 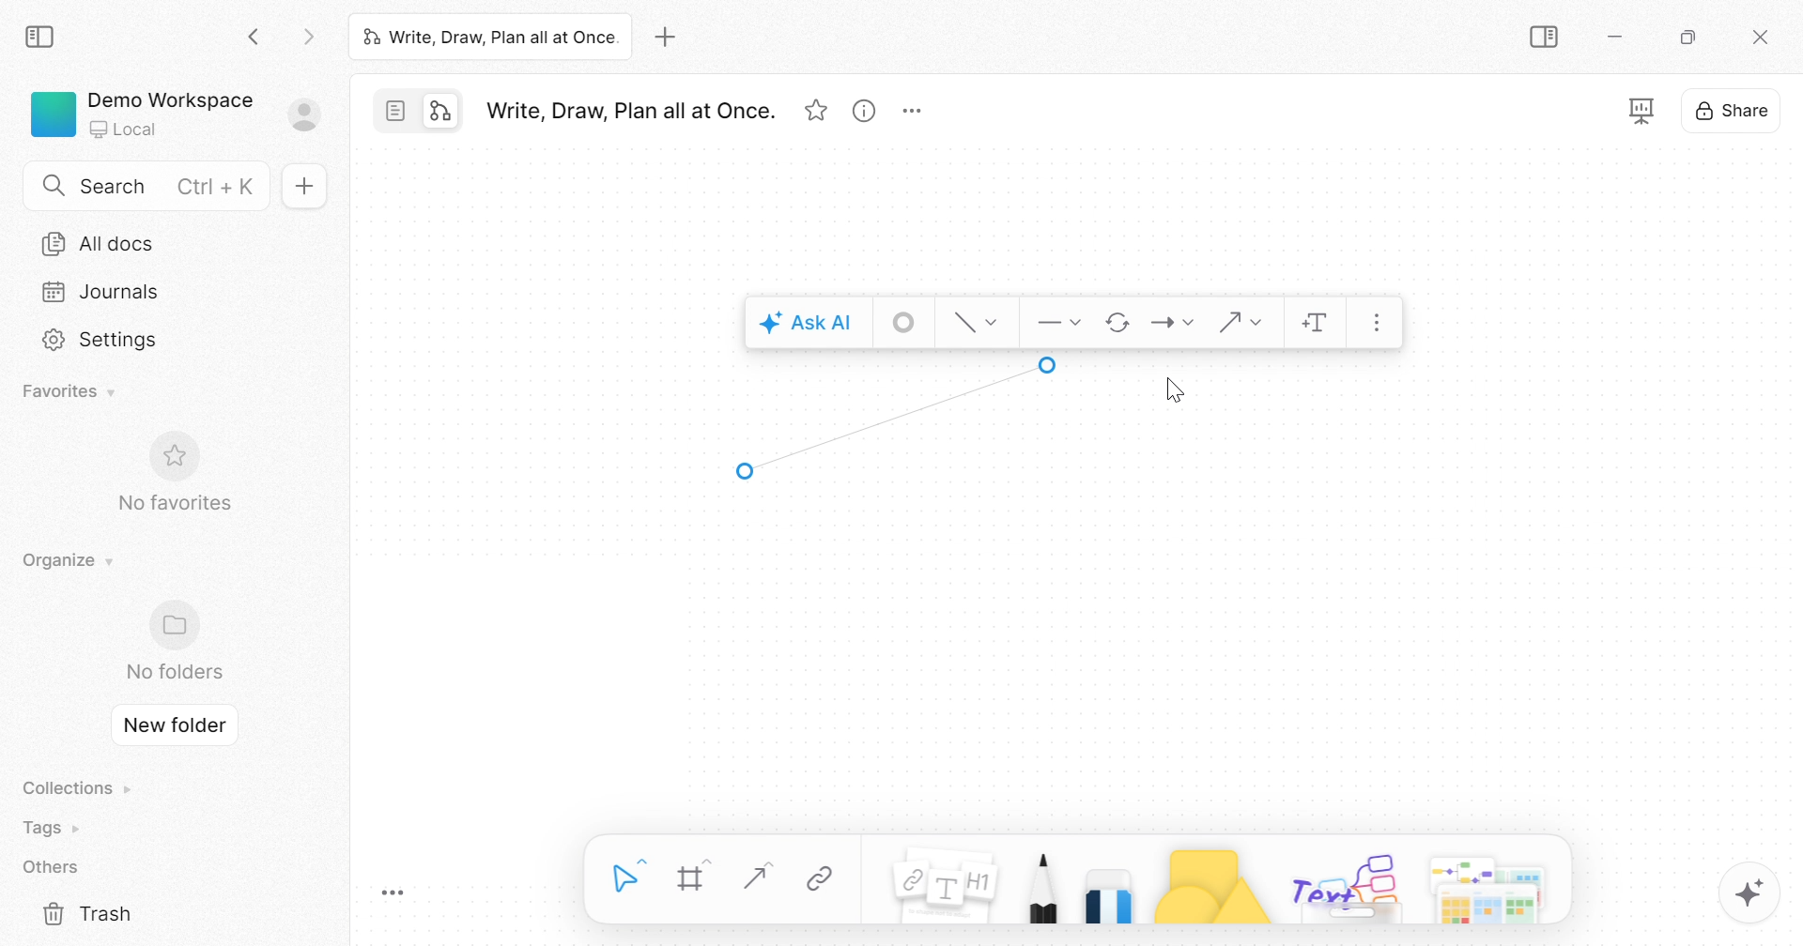 I want to click on Sign in, so click(x=315, y=116).